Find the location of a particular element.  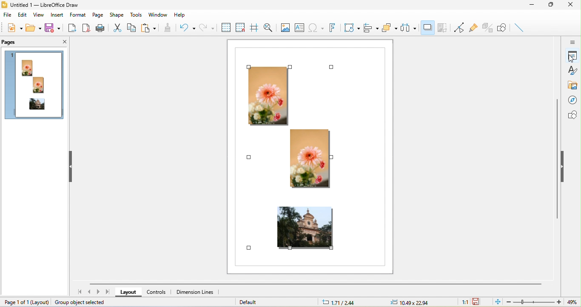

cursor is located at coordinates (571, 59).